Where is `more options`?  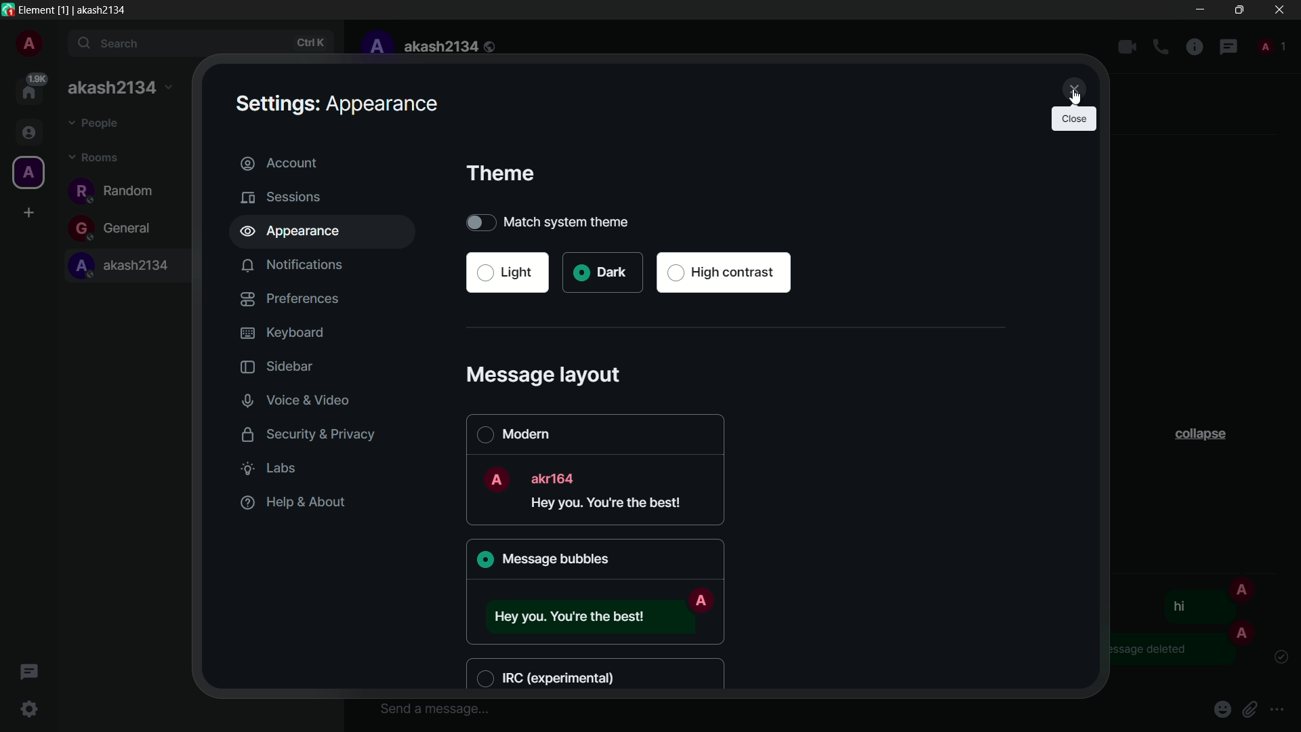
more options is located at coordinates (1278, 710).